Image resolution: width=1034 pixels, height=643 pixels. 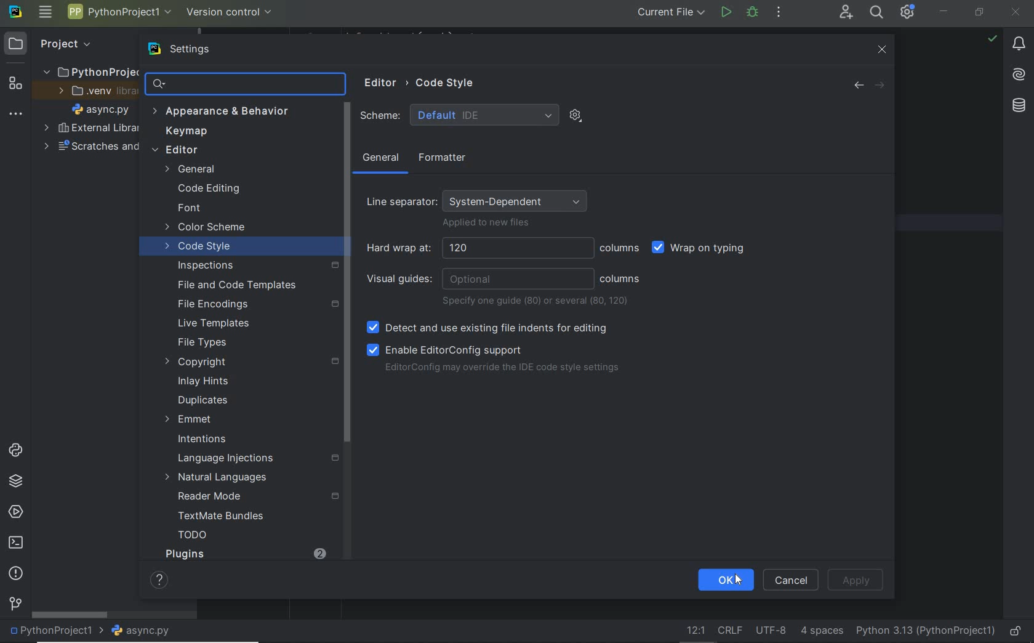 What do you see at coordinates (620, 248) in the screenshot?
I see `columns` at bounding box center [620, 248].